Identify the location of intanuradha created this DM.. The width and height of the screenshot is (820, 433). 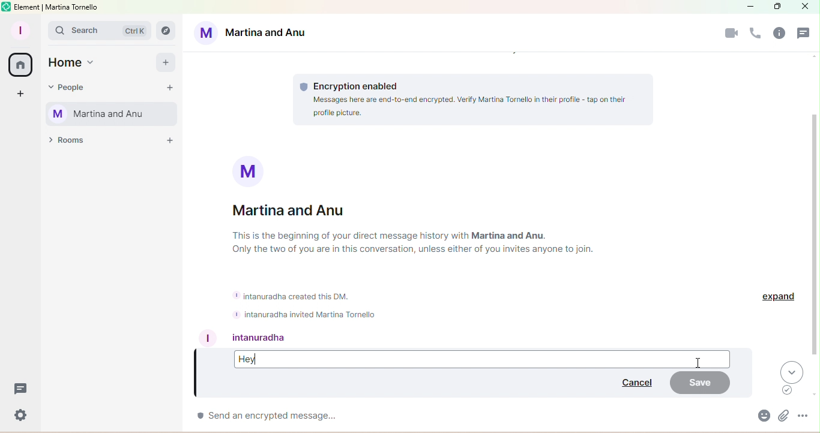
(295, 296).